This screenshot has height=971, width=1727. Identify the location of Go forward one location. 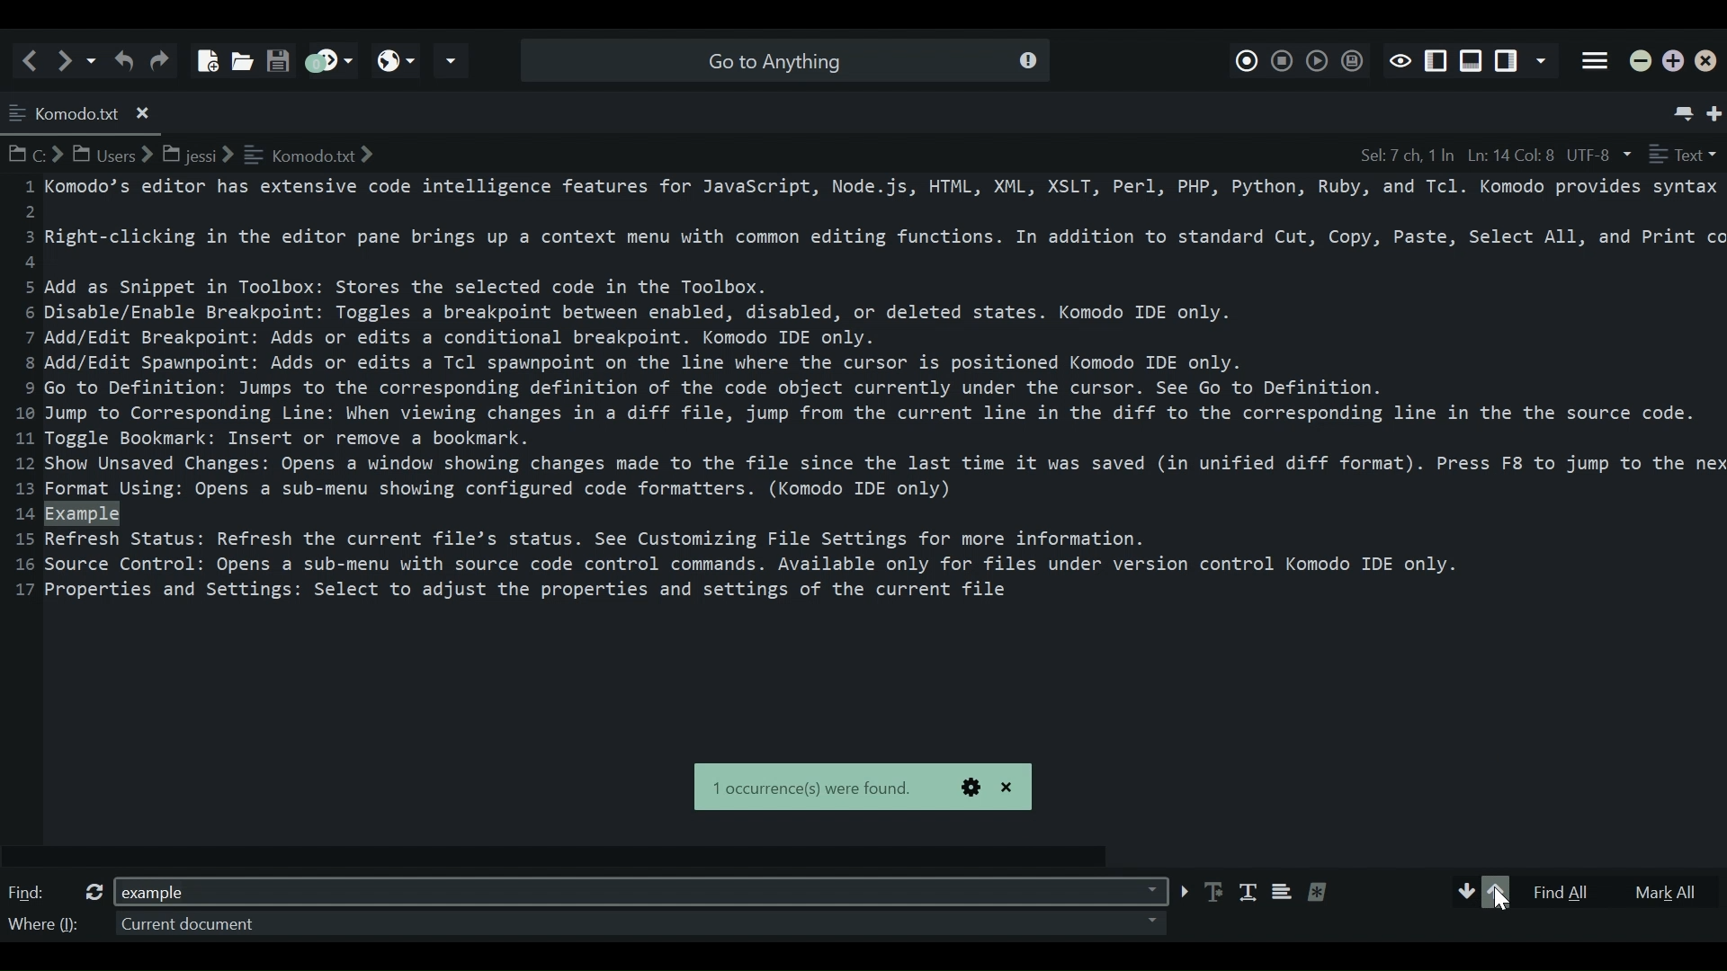
(67, 59).